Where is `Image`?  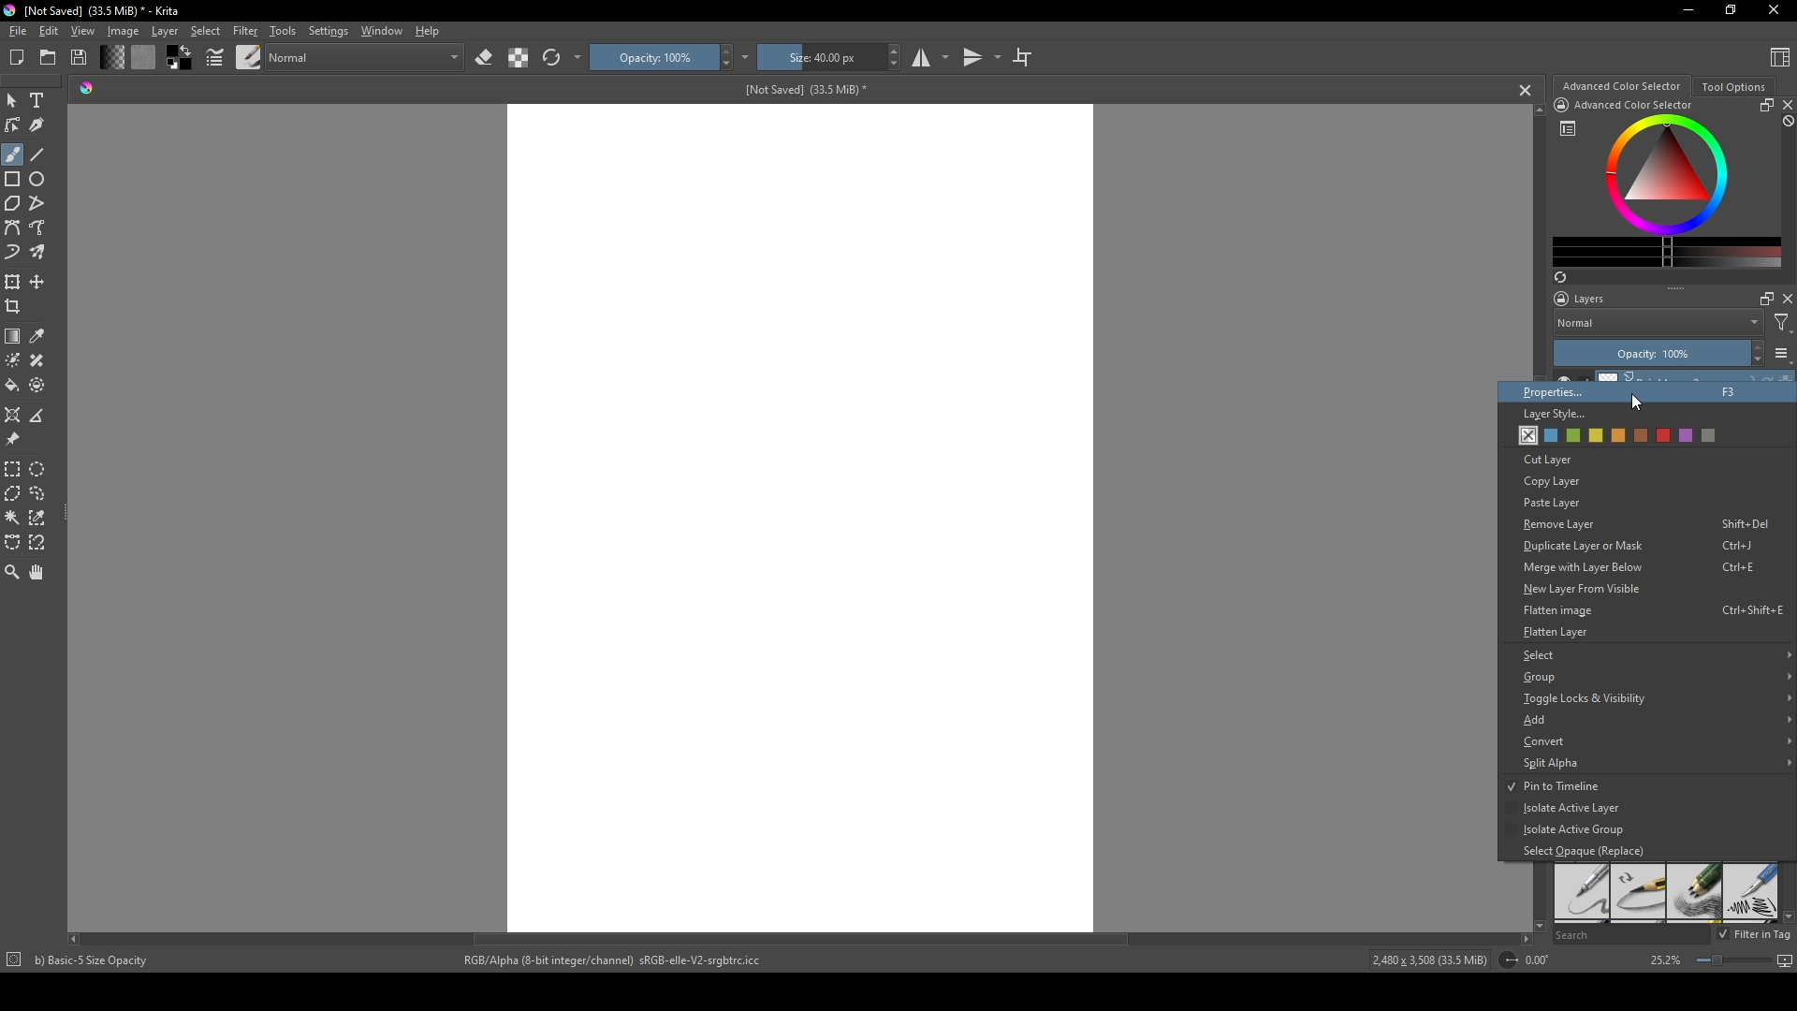 Image is located at coordinates (123, 31).